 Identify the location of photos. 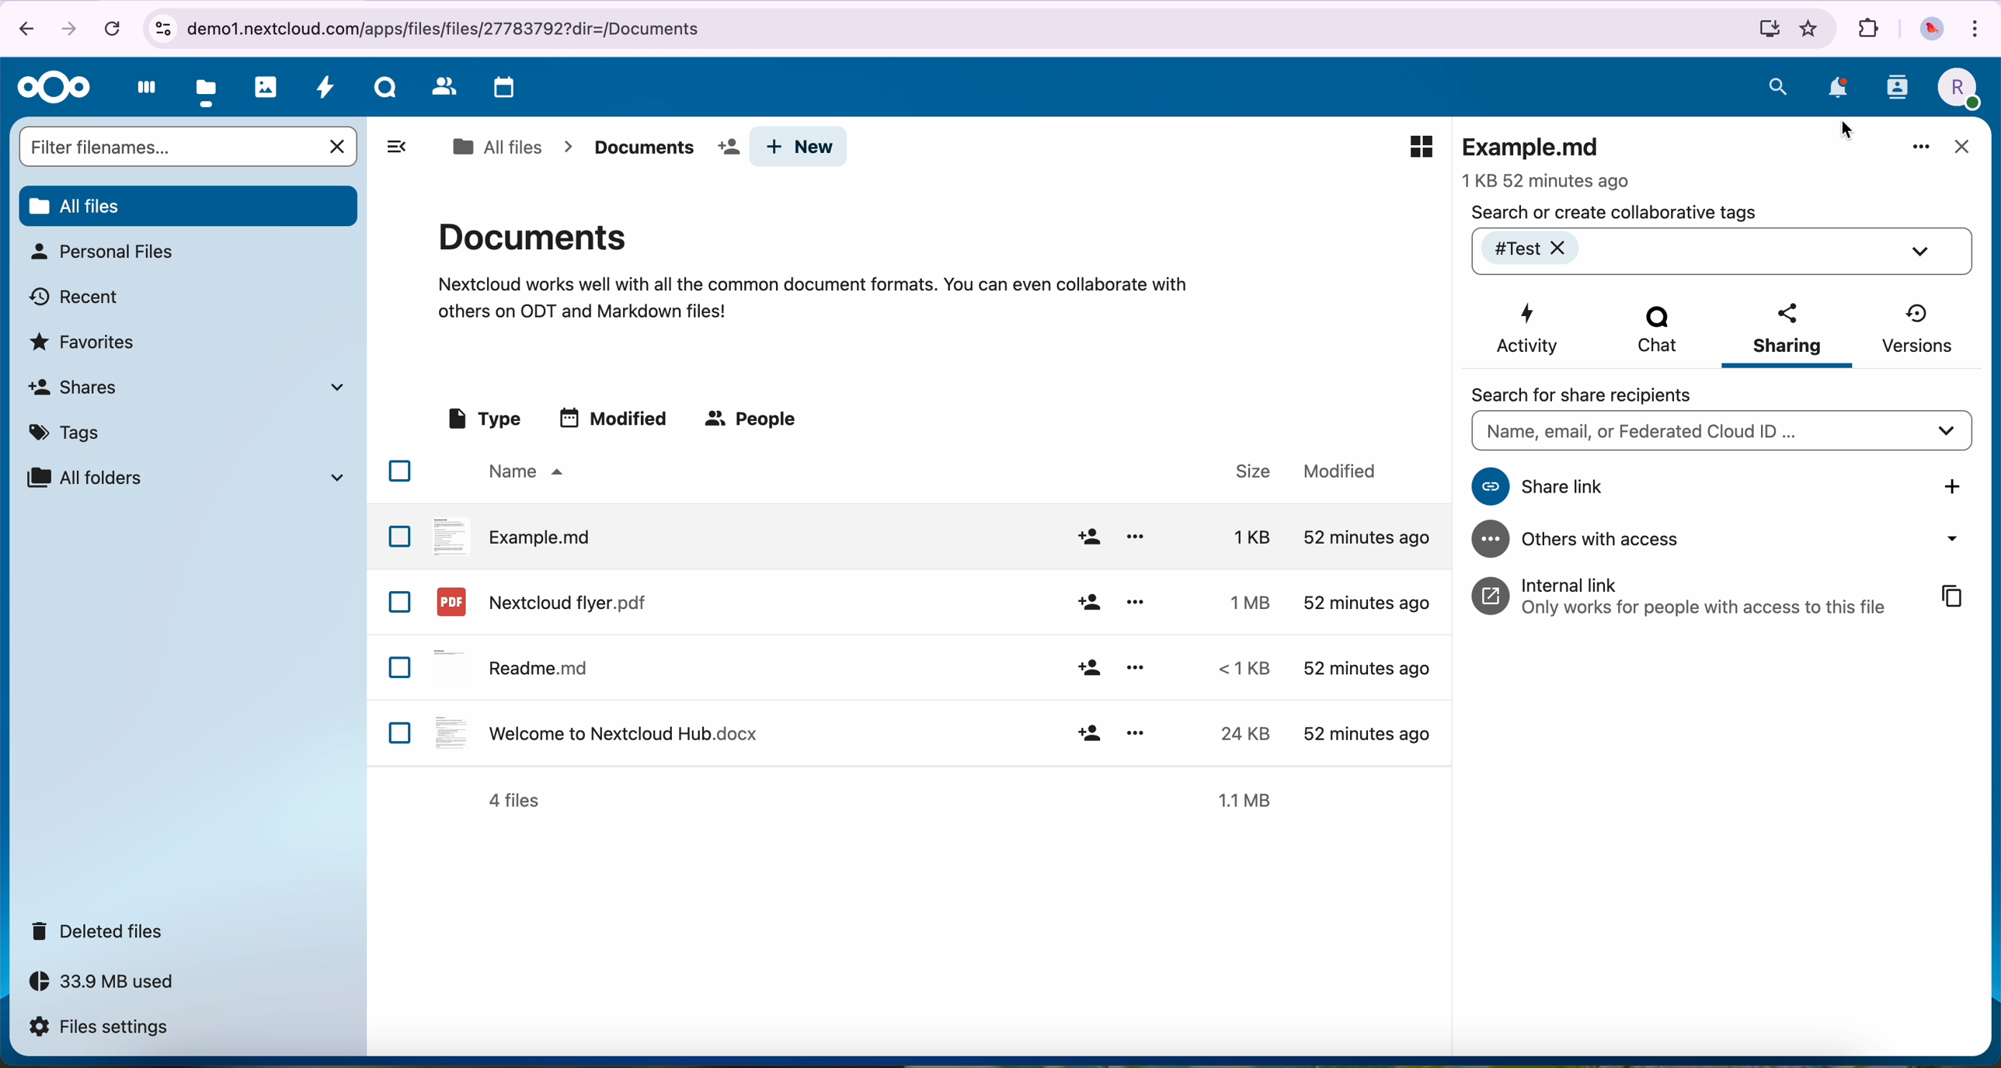
(266, 87).